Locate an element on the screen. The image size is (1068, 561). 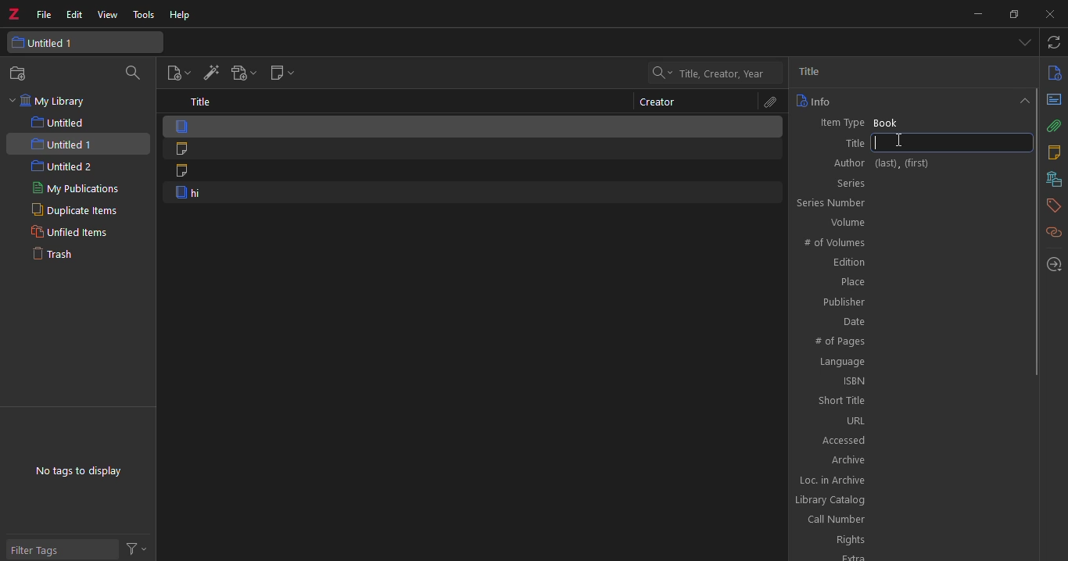
library is located at coordinates (1052, 179).